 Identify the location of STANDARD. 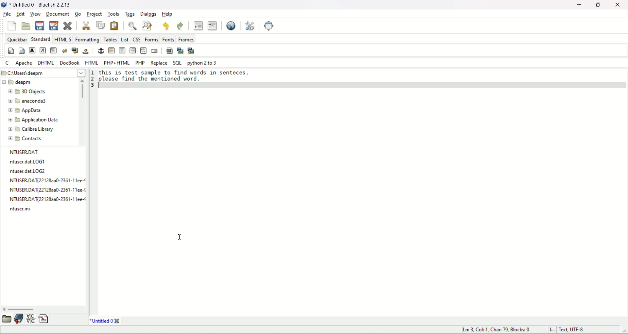
(41, 39).